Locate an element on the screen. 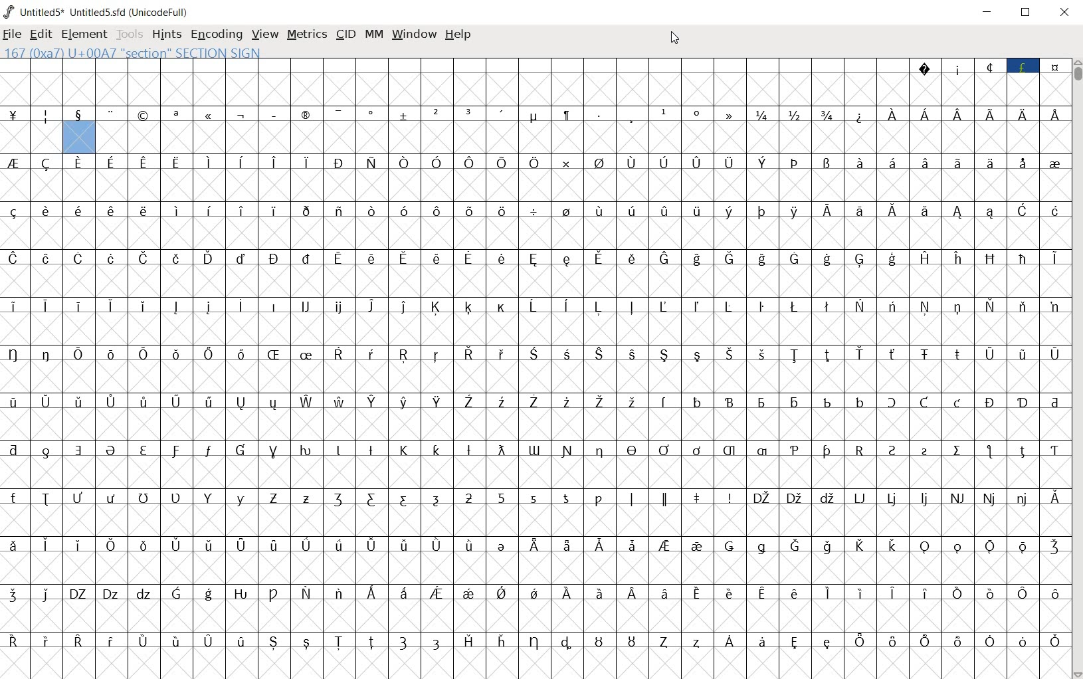 Image resolution: width=1083 pixels, height=679 pixels. special letters is located at coordinates (535, 402).